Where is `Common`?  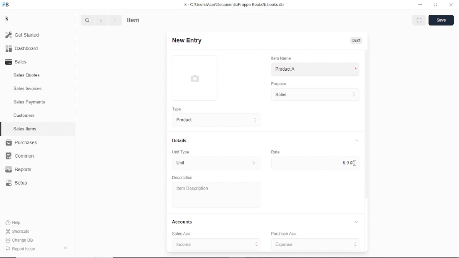 Common is located at coordinates (20, 156).